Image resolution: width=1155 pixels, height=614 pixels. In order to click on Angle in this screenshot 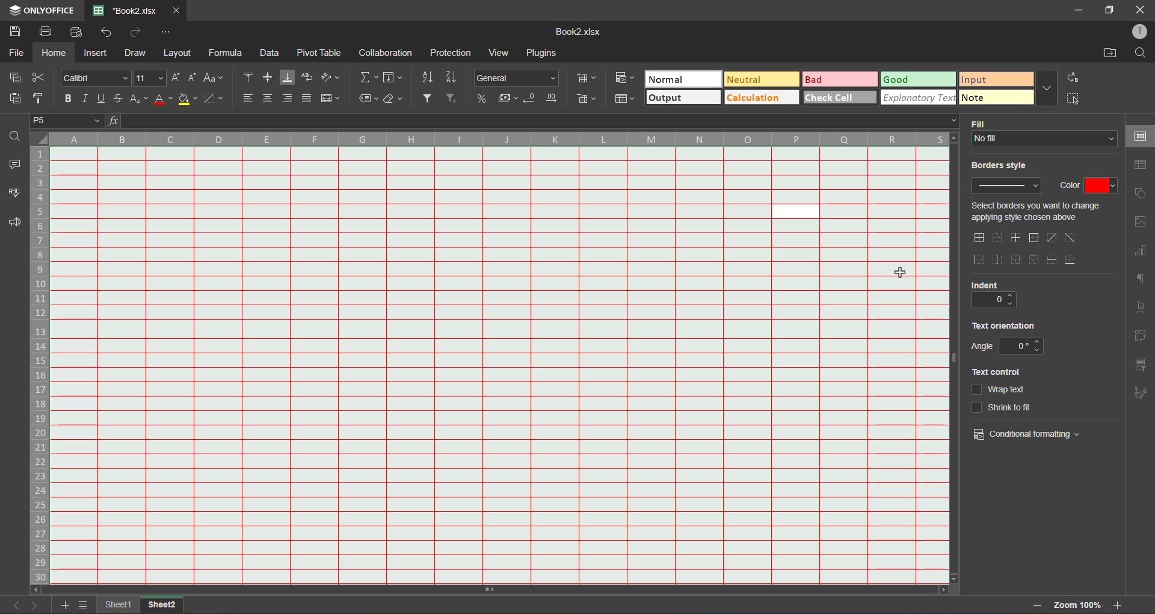, I will do `click(982, 347)`.